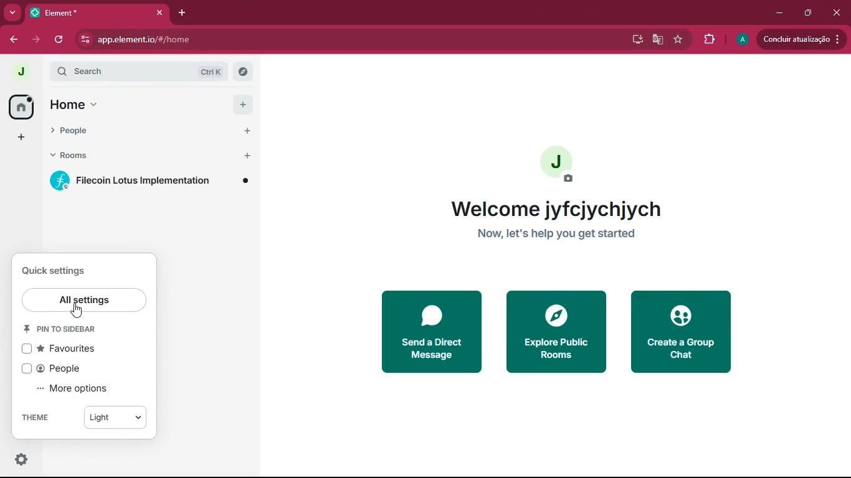  Describe the element at coordinates (137, 129) in the screenshot. I see `people` at that location.